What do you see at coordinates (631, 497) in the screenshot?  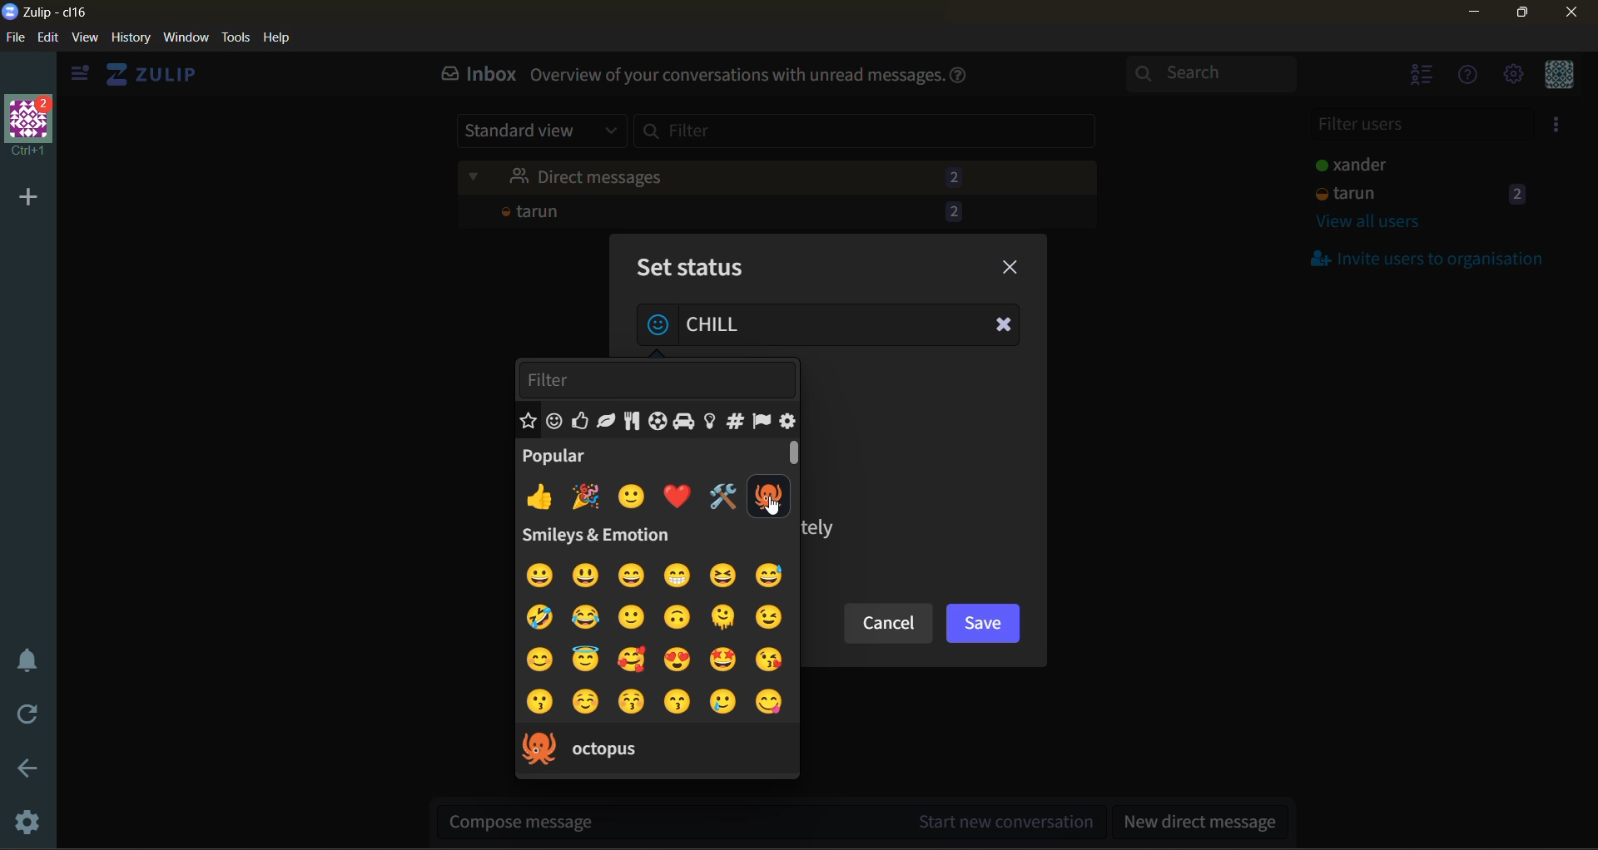 I see `emoji` at bounding box center [631, 497].